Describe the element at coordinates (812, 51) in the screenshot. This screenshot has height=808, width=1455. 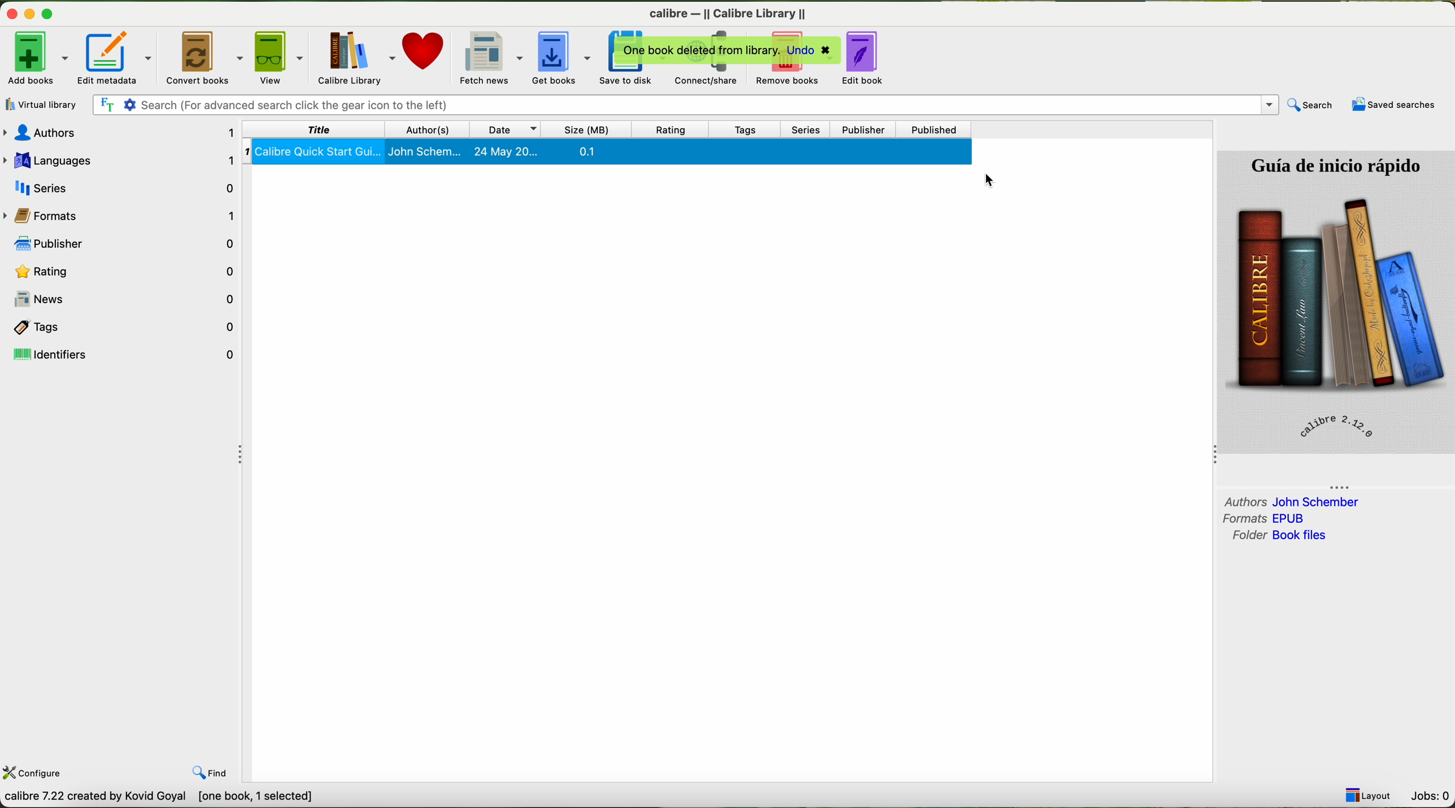
I see `undo` at that location.